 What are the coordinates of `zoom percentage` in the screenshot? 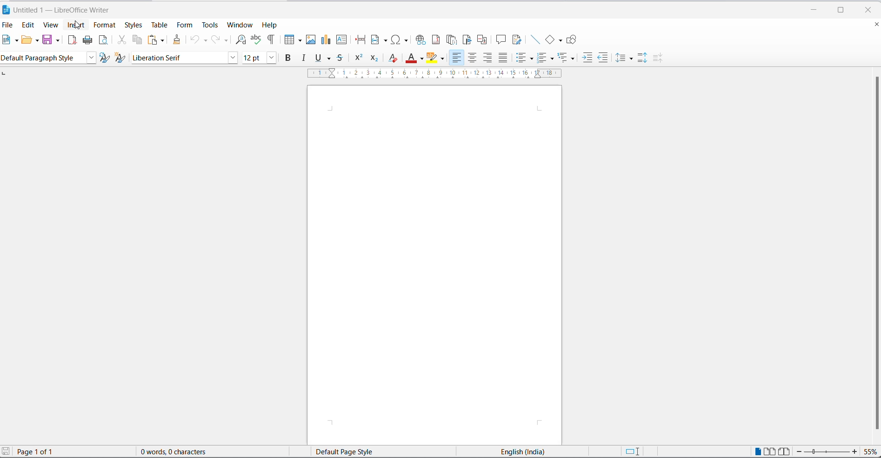 It's located at (871, 452).